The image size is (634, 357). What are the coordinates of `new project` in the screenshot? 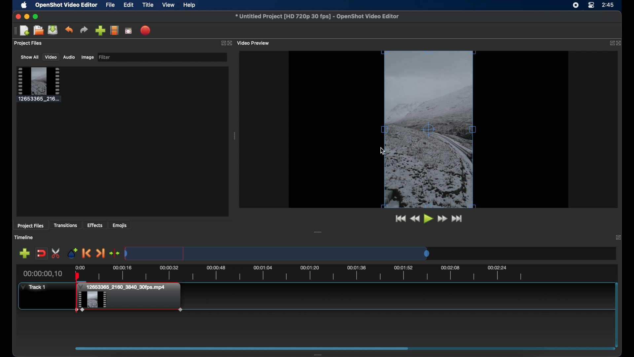 It's located at (25, 30).